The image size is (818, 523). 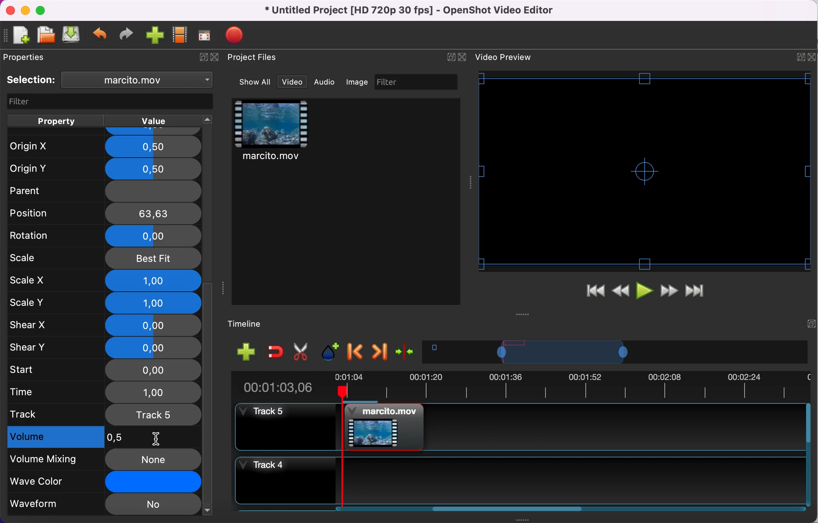 I want to click on Expand/Collapse, so click(x=801, y=57).